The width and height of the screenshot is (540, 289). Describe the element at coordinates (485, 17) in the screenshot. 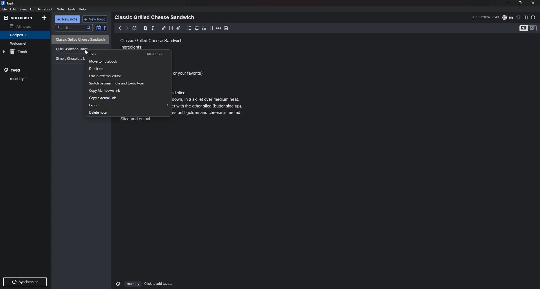

I see `time` at that location.